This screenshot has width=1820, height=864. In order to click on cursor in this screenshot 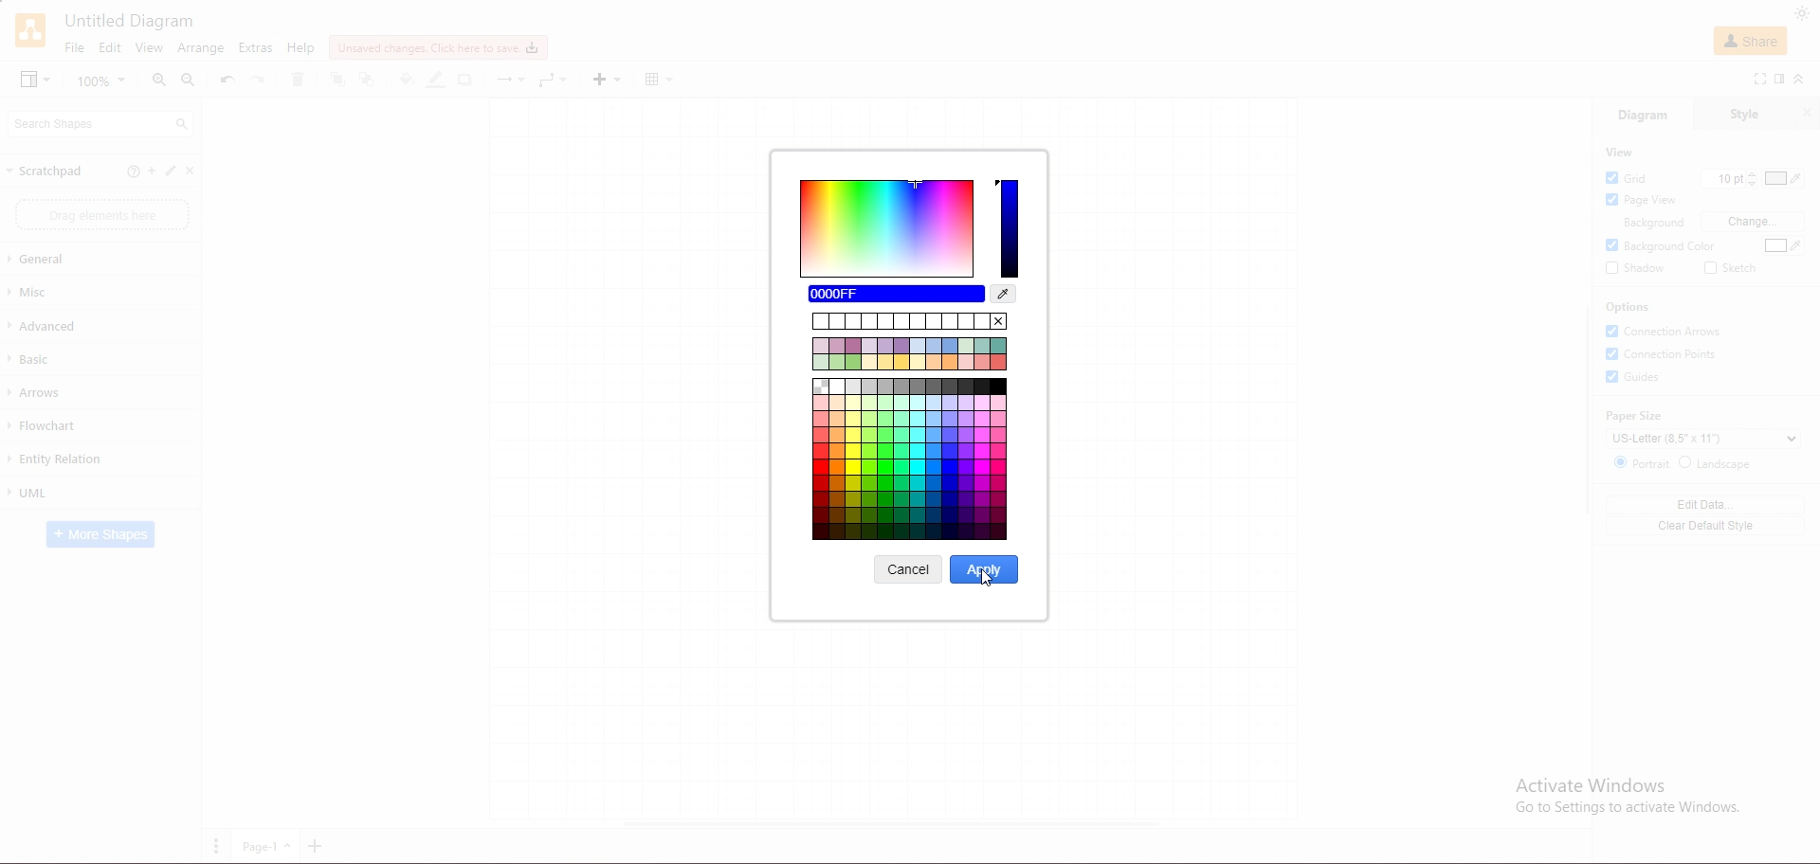, I will do `click(990, 580)`.